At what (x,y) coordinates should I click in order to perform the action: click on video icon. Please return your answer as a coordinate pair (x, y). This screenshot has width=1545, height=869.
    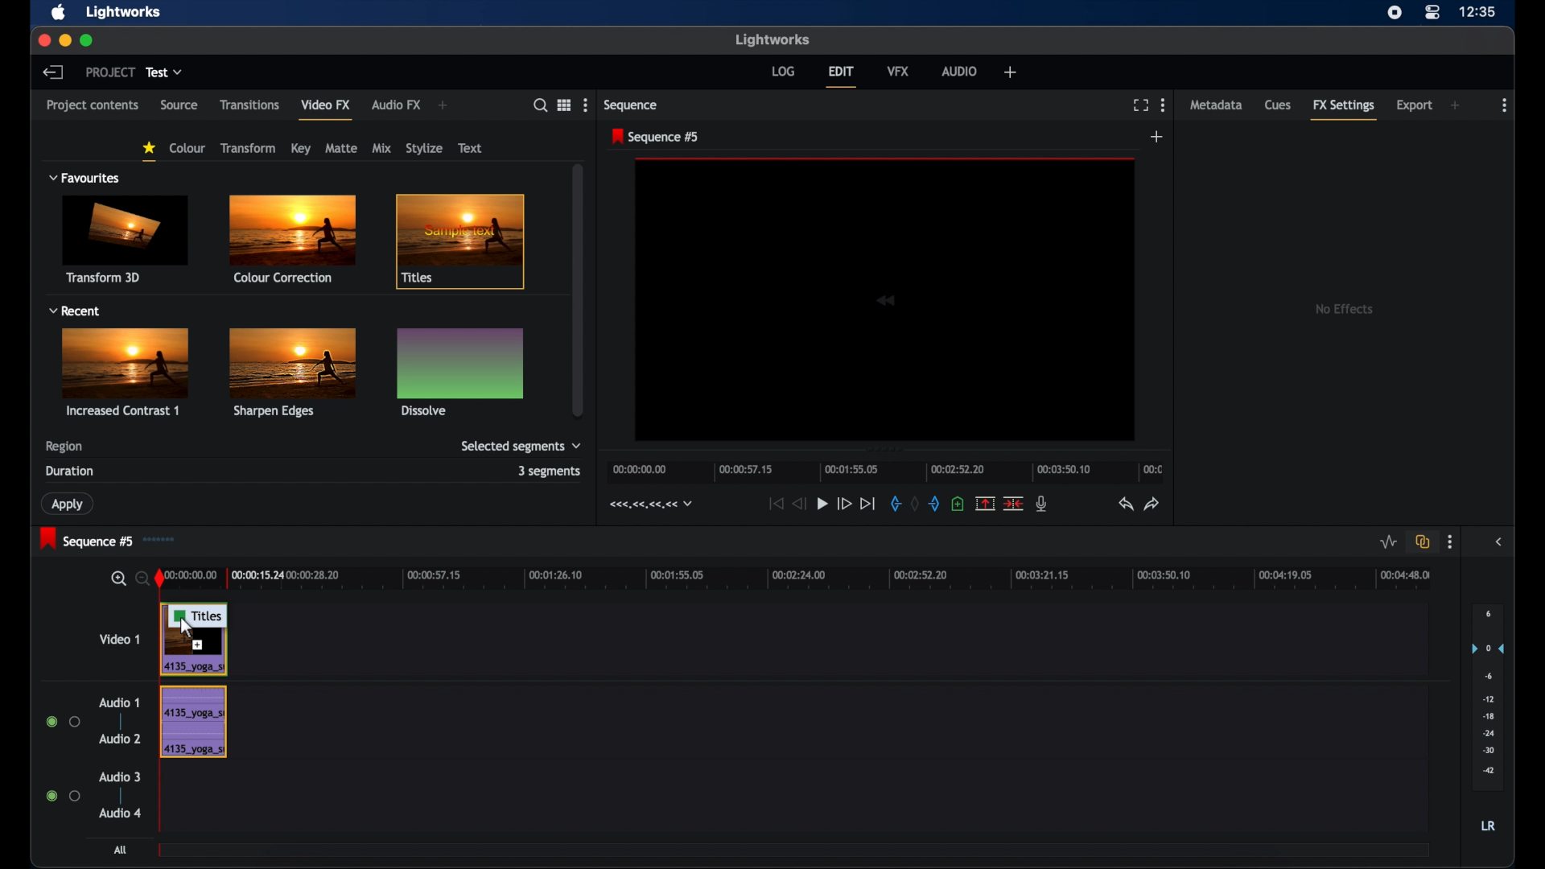
    Looking at the image, I should click on (892, 298).